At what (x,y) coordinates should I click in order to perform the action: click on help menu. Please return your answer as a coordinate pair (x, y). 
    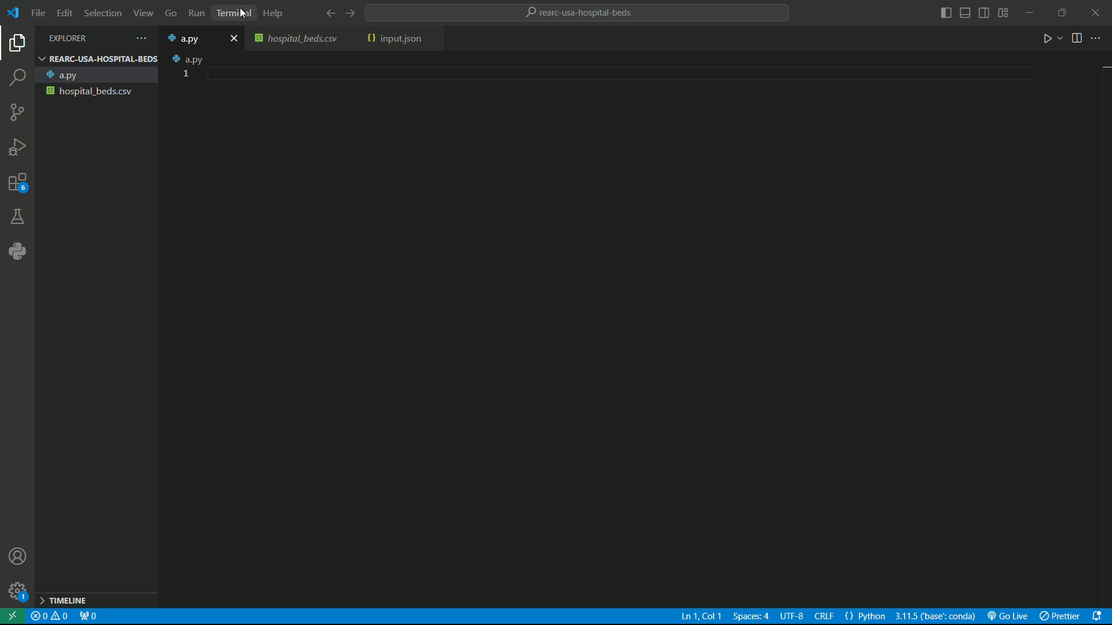
    Looking at the image, I should click on (276, 14).